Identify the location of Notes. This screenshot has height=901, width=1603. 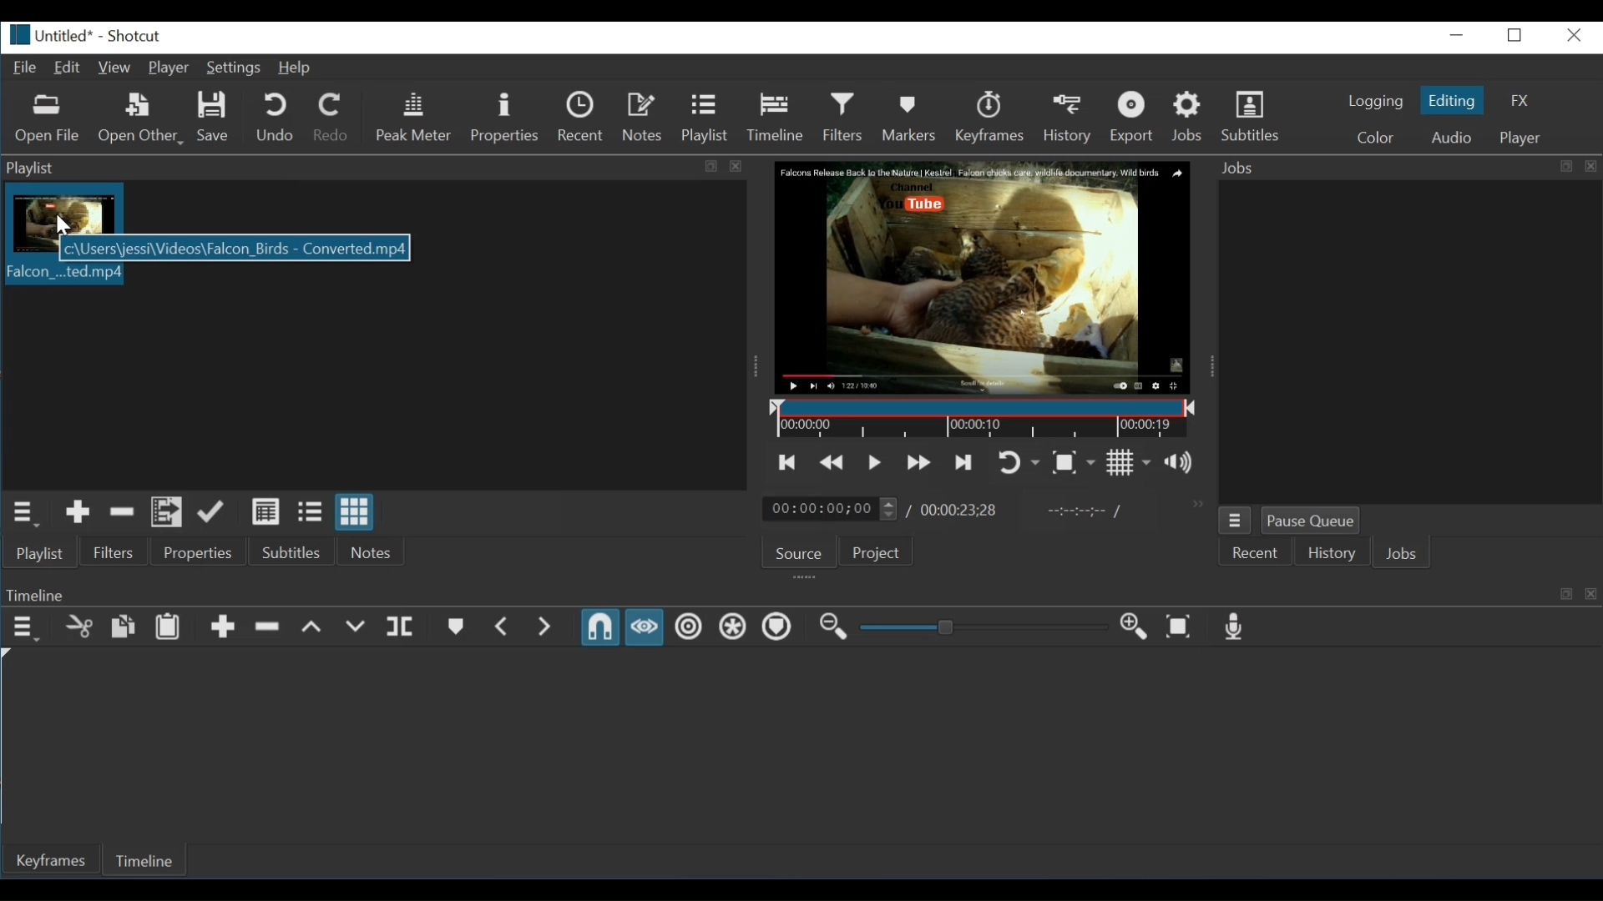
(372, 550).